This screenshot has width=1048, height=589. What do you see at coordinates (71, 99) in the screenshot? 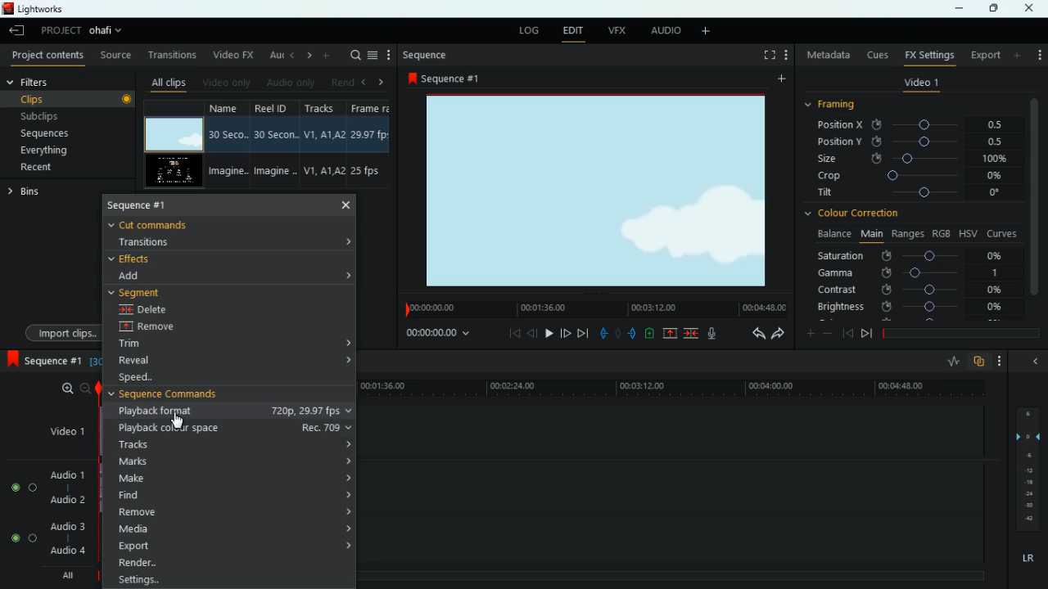
I see `clips` at bounding box center [71, 99].